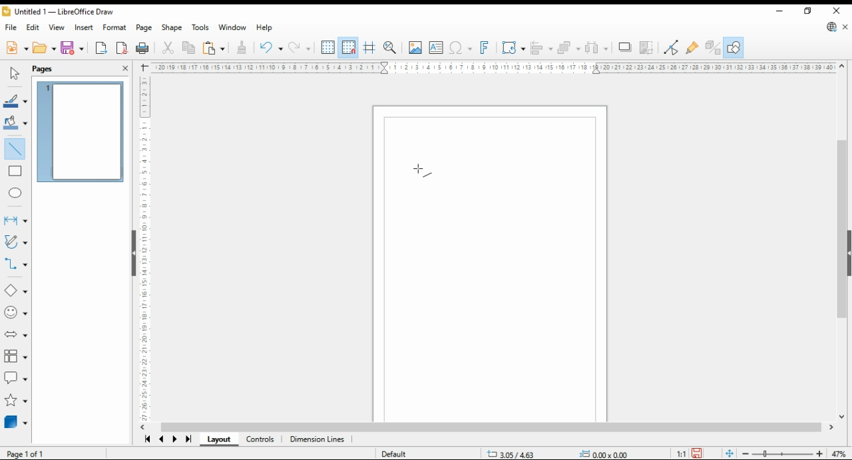 The height and width of the screenshot is (460, 852). Describe the element at coordinates (172, 28) in the screenshot. I see `shape` at that location.